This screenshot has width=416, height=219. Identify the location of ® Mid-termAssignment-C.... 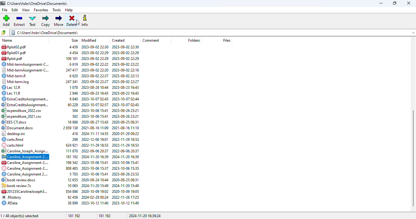
(27, 64).